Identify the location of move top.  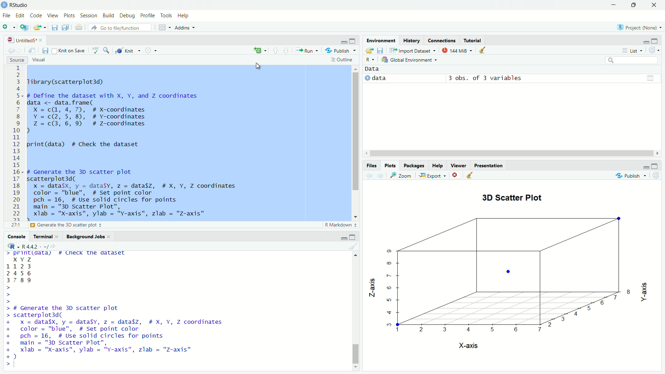
(355, 68).